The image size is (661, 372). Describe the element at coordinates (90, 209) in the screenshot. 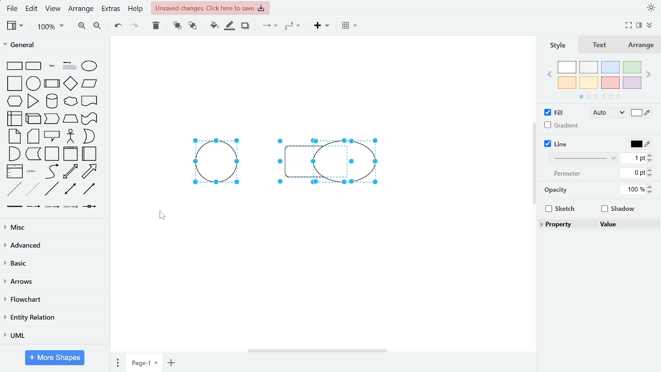

I see `Connector with symbol` at that location.